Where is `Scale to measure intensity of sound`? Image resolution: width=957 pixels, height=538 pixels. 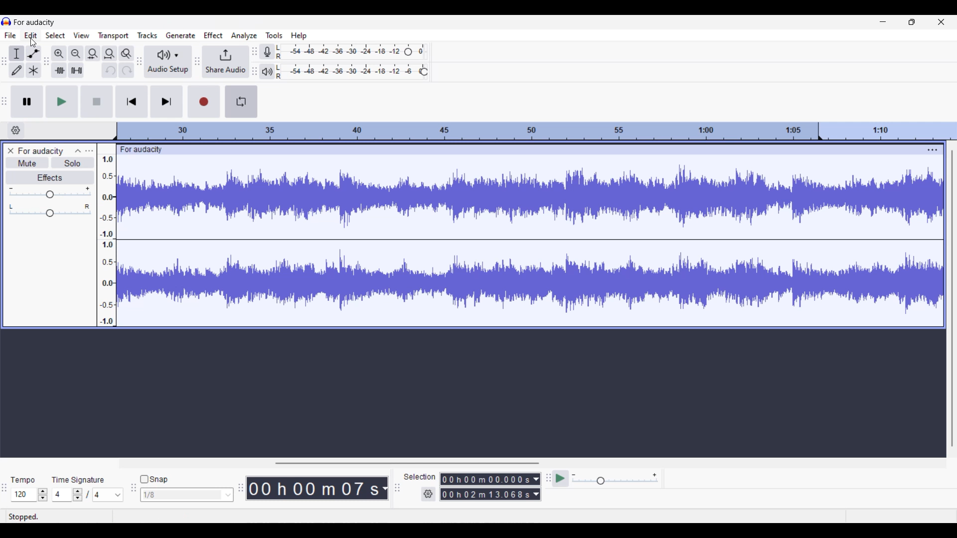 Scale to measure intensity of sound is located at coordinates (107, 240).